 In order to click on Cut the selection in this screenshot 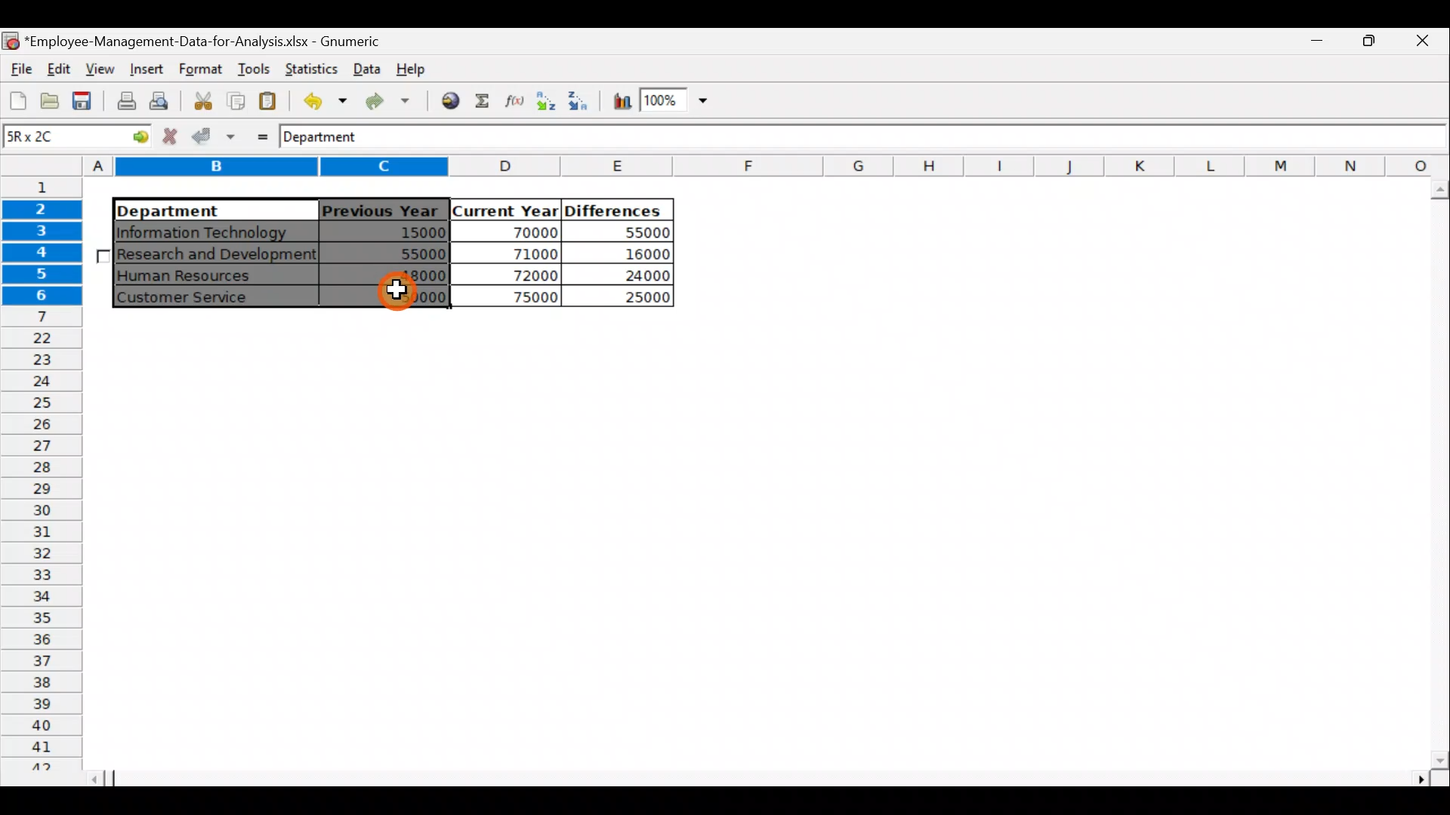, I will do `click(202, 99)`.